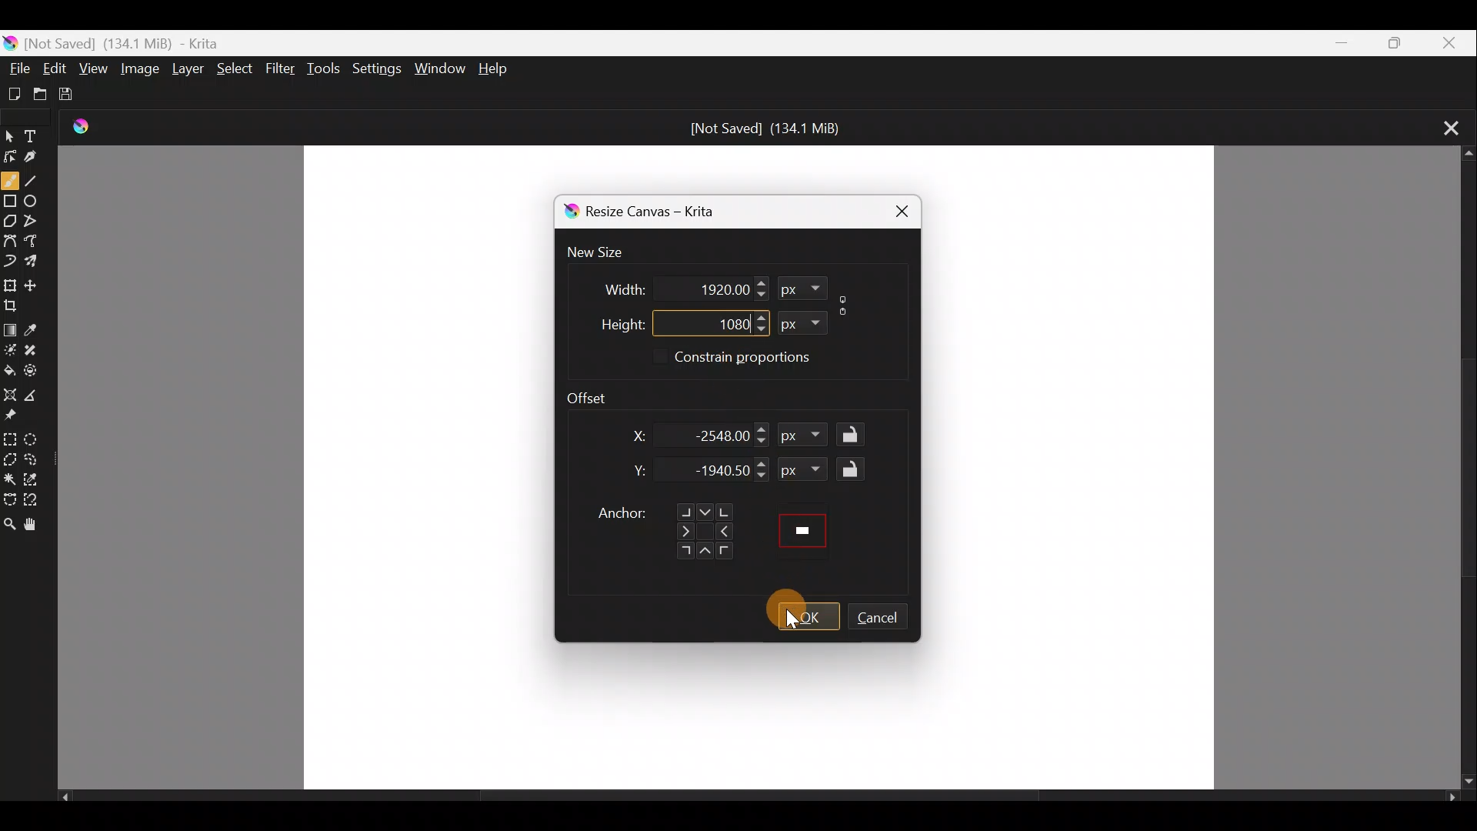 This screenshot has height=831, width=1477. Describe the element at coordinates (11, 461) in the screenshot. I see `Polygonal section tool` at that location.